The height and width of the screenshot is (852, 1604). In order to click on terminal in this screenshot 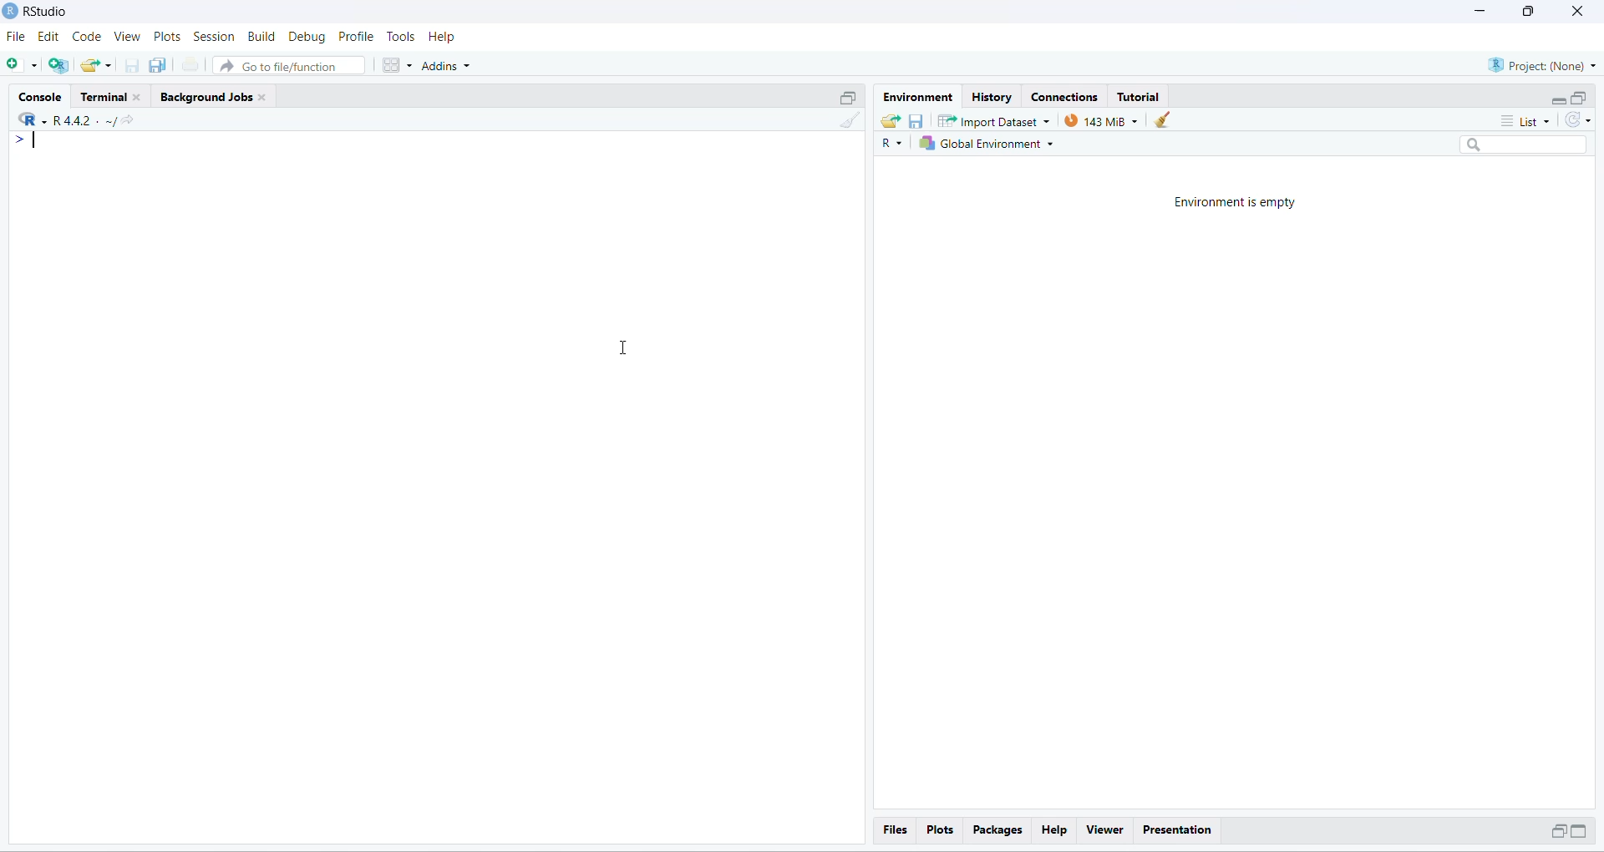, I will do `click(104, 96)`.